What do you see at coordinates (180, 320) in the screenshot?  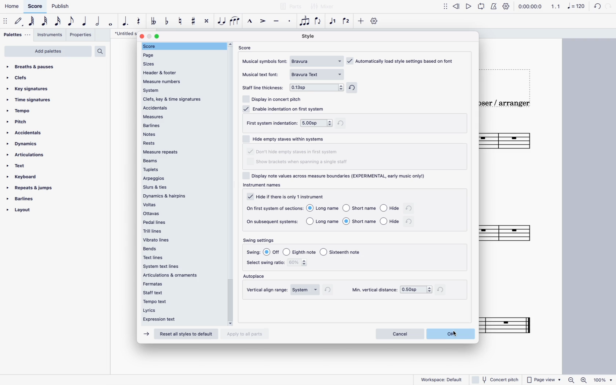 I see `expression text` at bounding box center [180, 320].